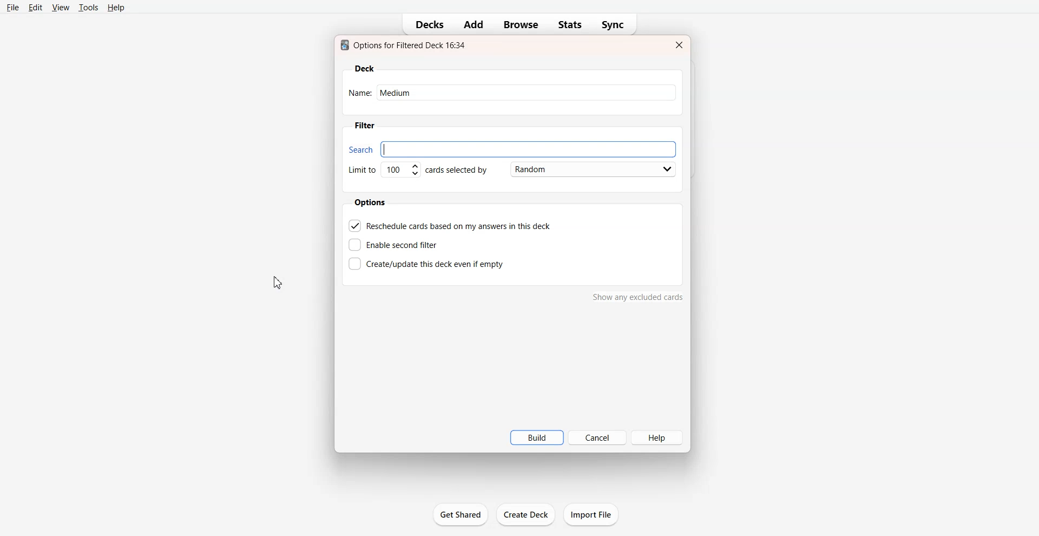  What do you see at coordinates (364, 126) in the screenshot?
I see `Filter` at bounding box center [364, 126].